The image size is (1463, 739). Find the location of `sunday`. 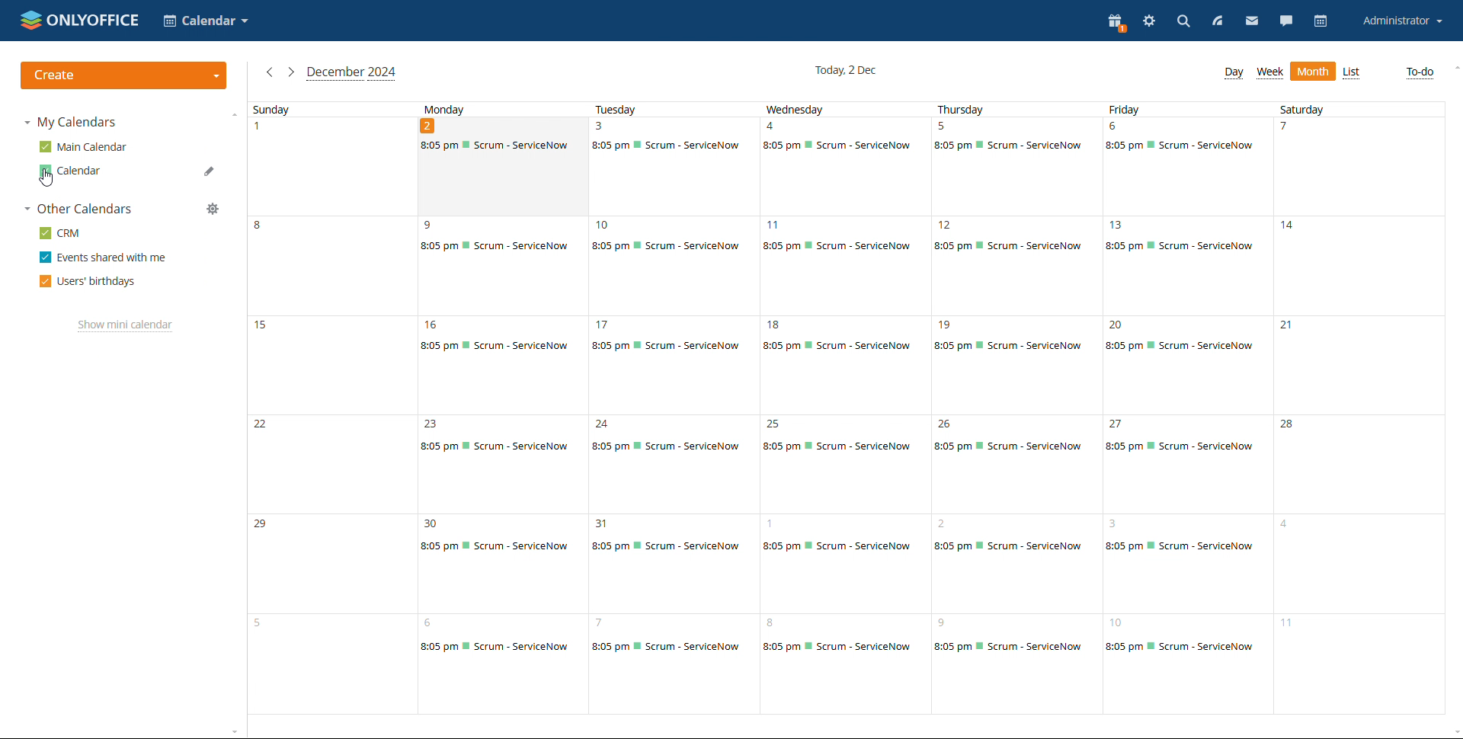

sunday is located at coordinates (332, 408).